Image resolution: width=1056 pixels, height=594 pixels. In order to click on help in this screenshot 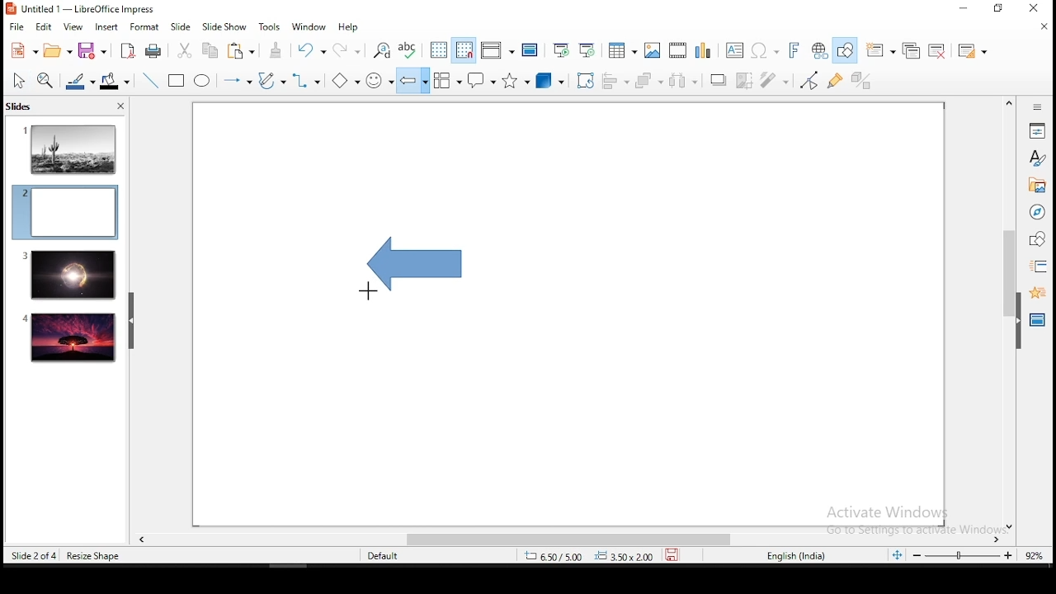, I will do `click(350, 27)`.